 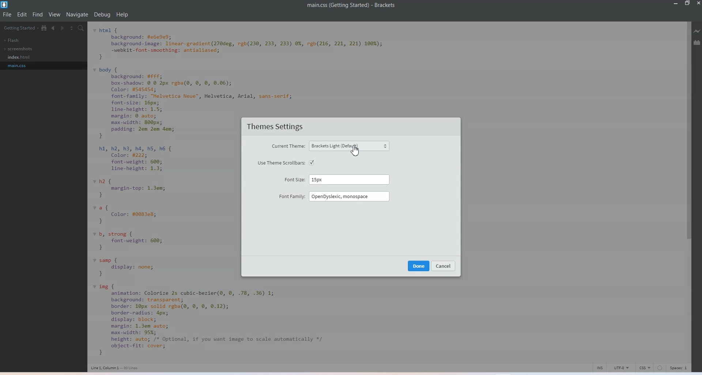 I want to click on Maximize, so click(x=688, y=4).